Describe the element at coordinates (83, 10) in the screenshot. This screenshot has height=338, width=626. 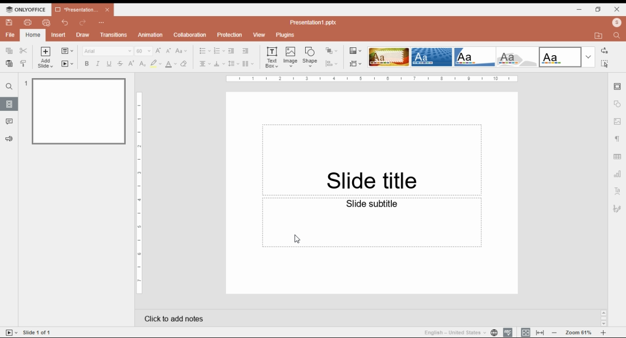
I see `*Presentation1` at that location.